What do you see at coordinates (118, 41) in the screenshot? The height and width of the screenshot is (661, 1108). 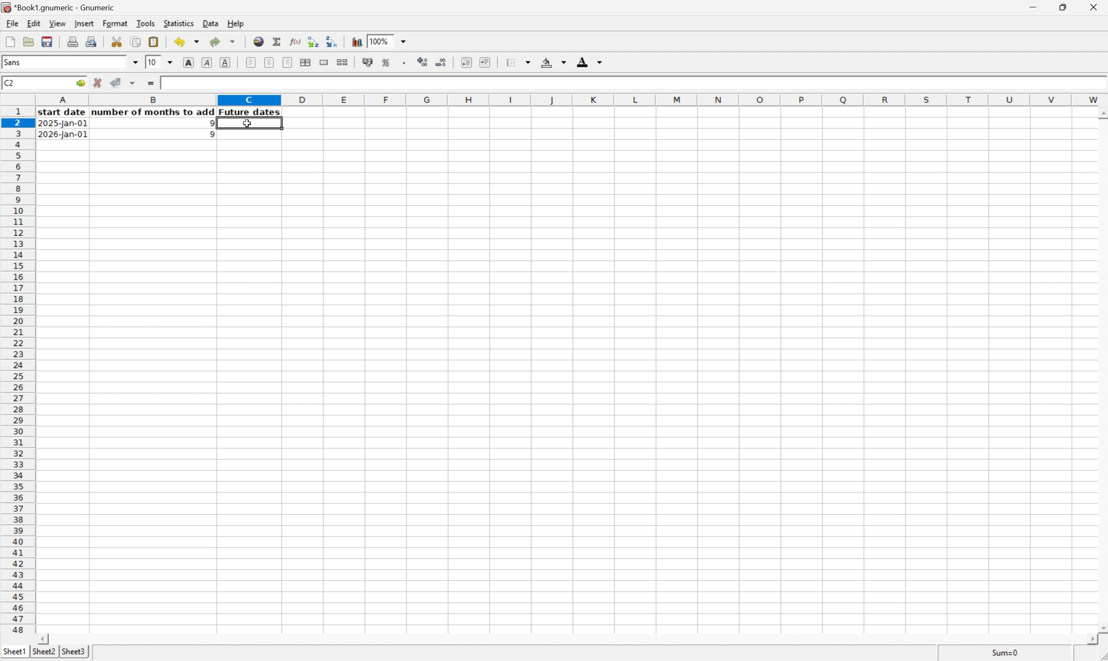 I see `Cut selection` at bounding box center [118, 41].